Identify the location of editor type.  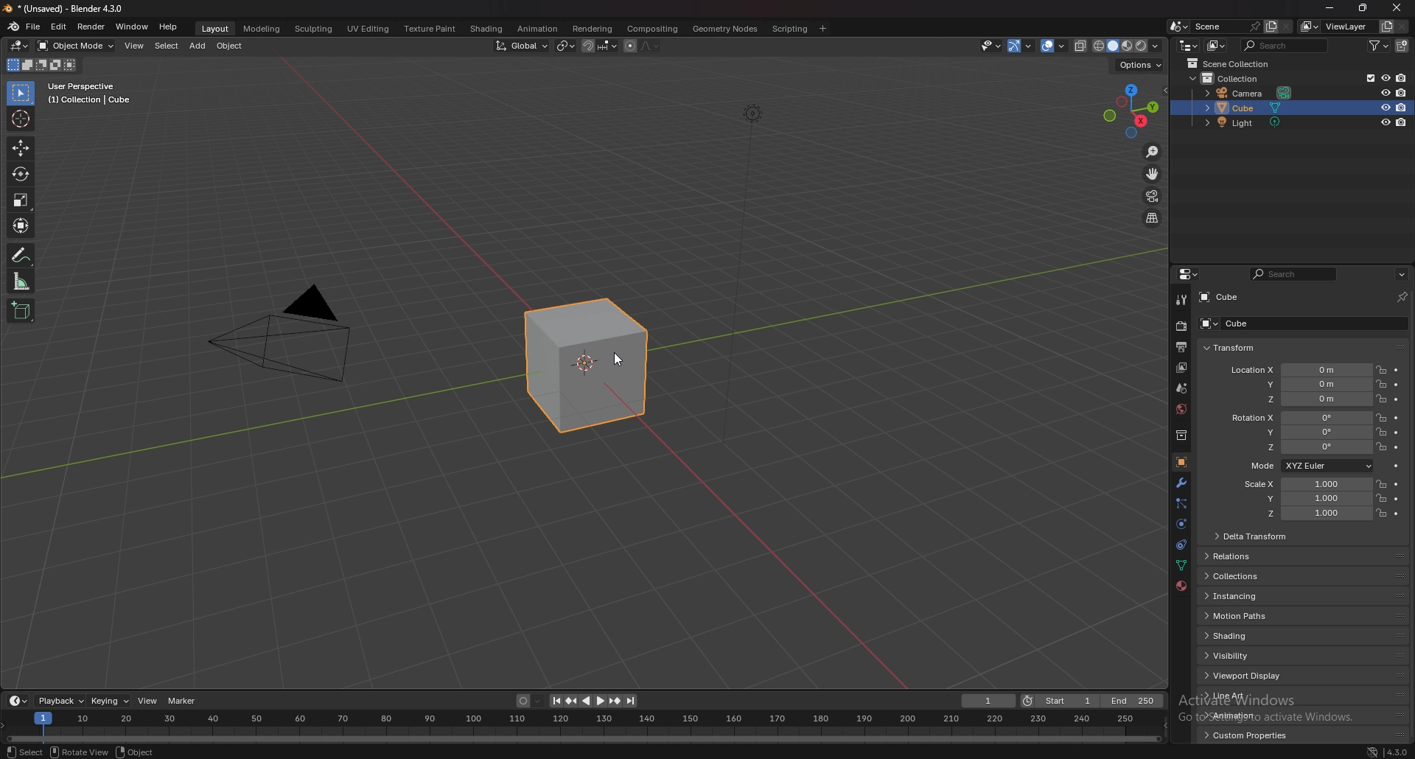
(20, 46).